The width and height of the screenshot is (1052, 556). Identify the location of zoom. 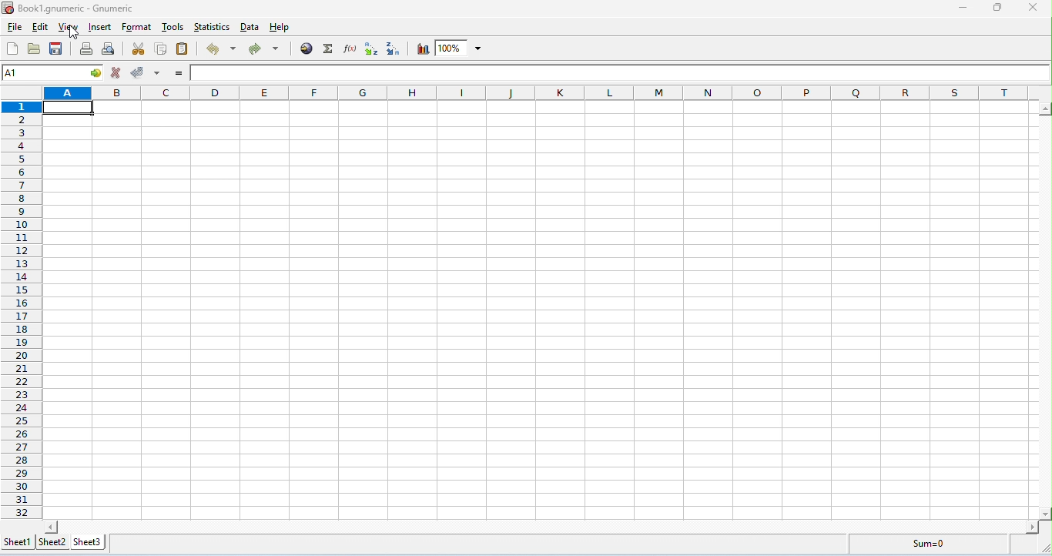
(461, 48).